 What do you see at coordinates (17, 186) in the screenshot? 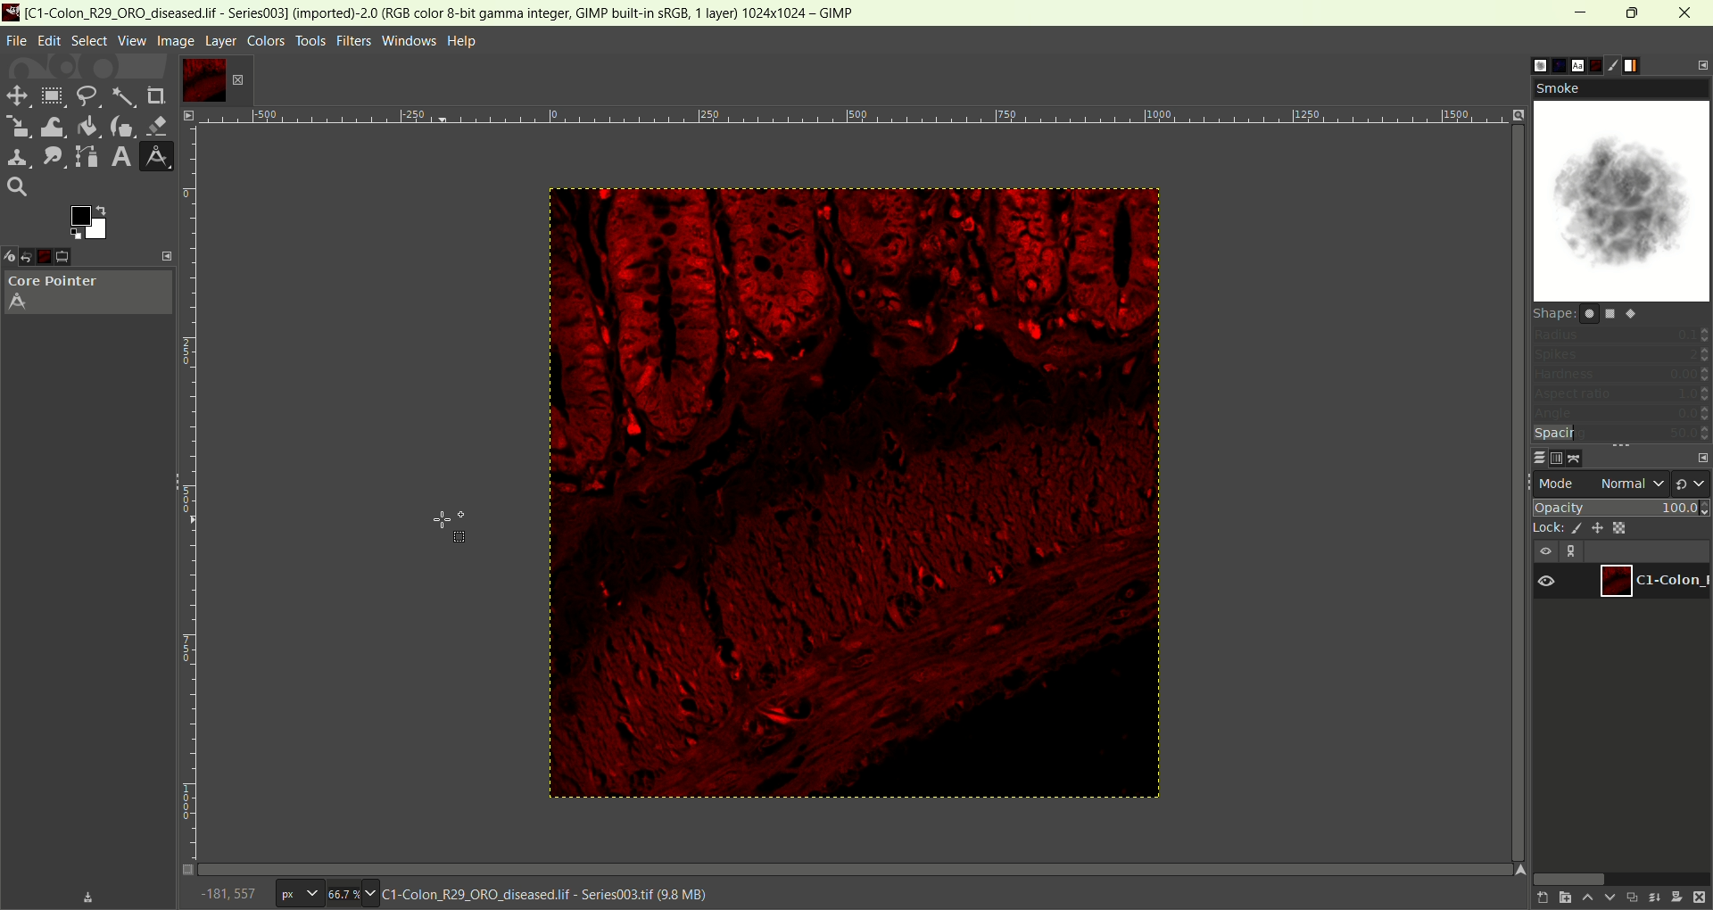
I see `search tool` at bounding box center [17, 186].